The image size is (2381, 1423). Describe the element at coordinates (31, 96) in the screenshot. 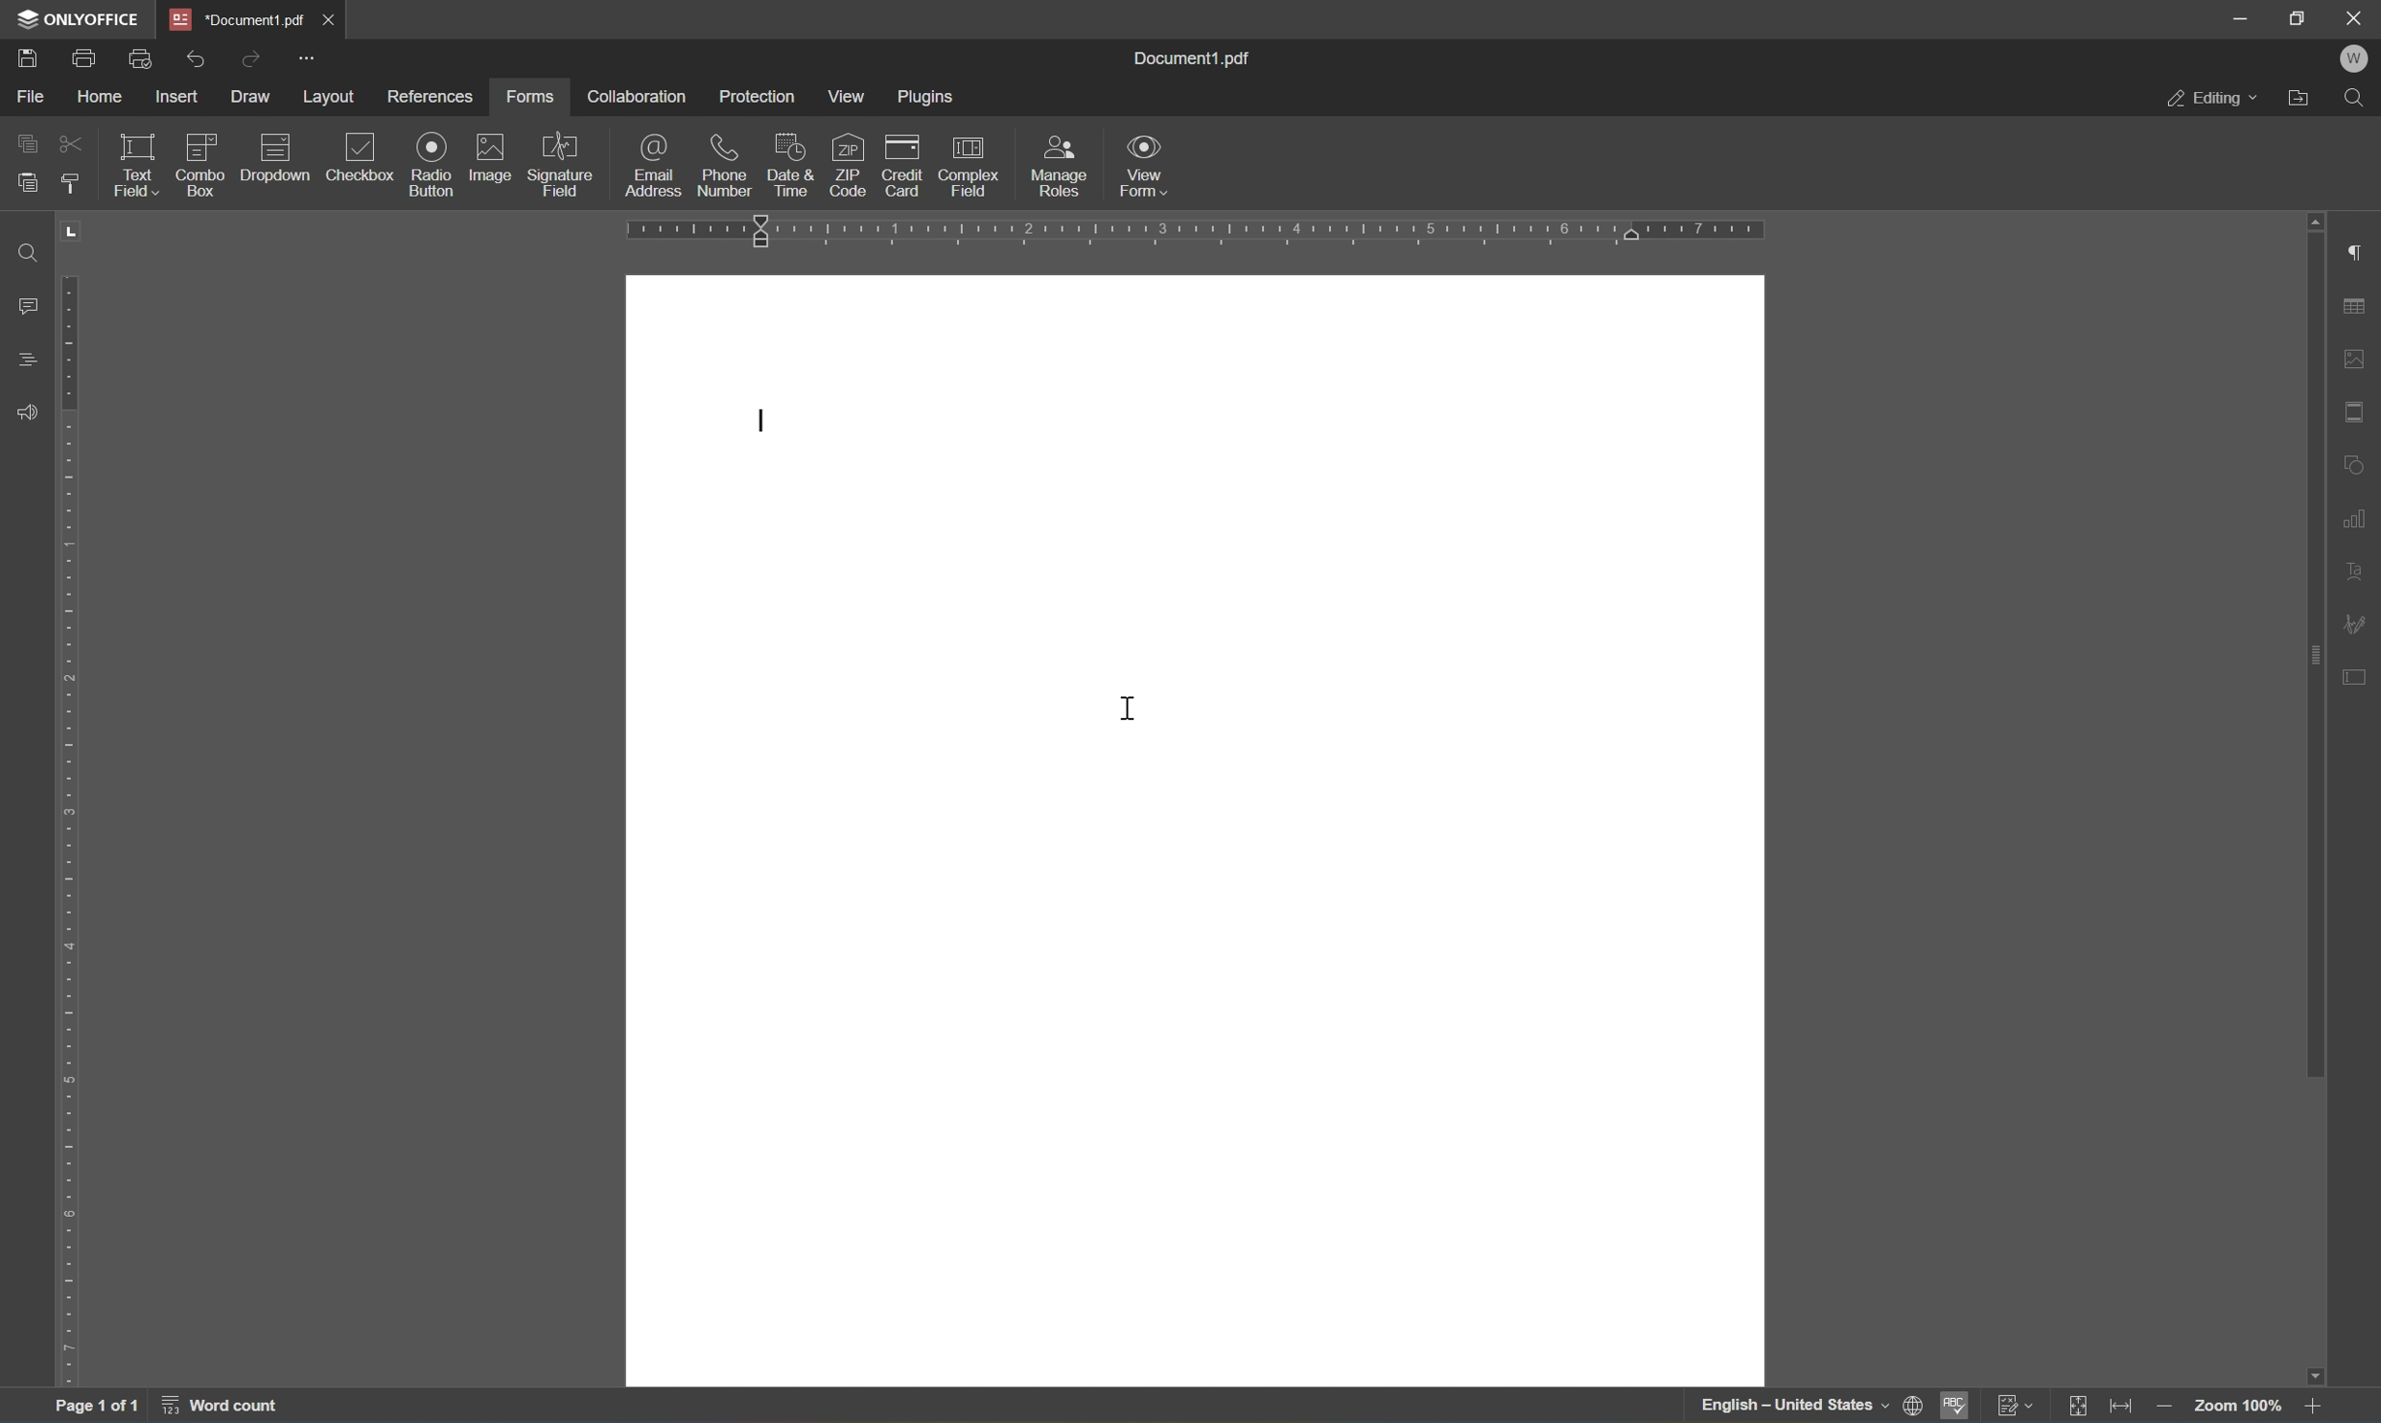

I see `file` at that location.